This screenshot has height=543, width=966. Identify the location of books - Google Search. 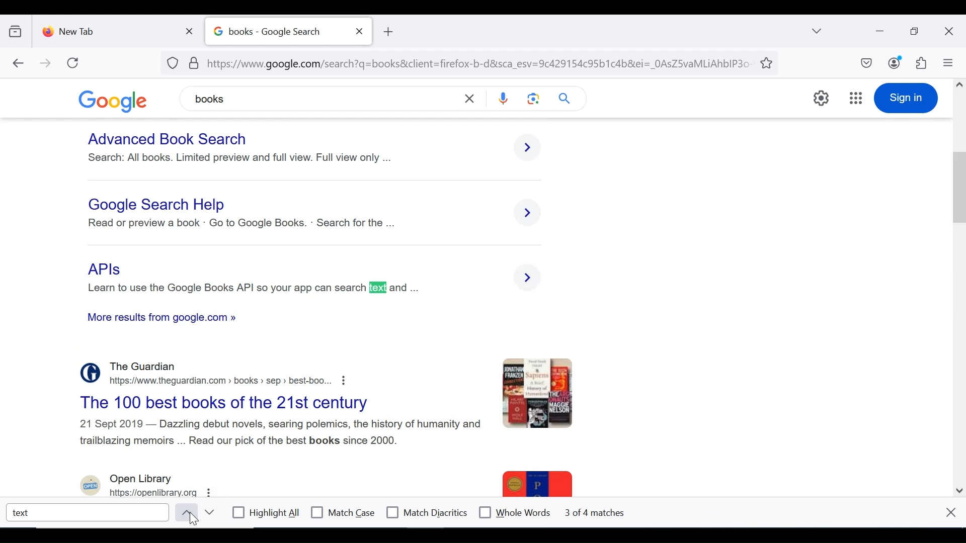
(277, 32).